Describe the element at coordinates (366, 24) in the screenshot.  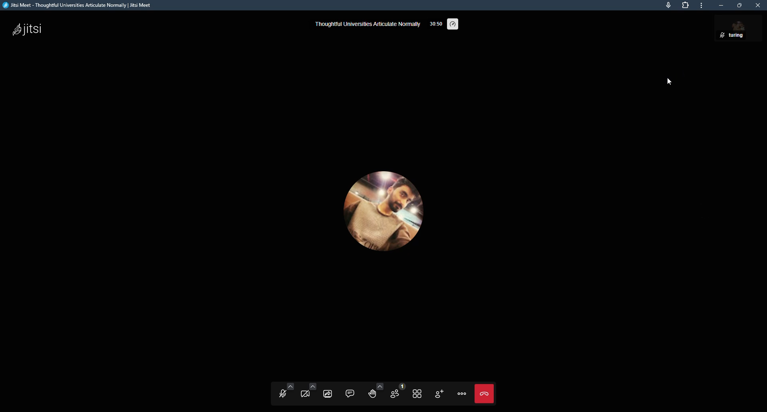
I see `thoughtful universities articulate normally` at that location.